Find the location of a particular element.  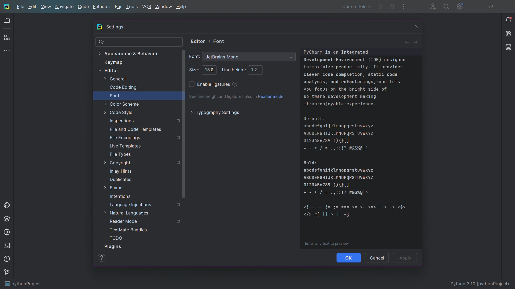

Natural Languages is located at coordinates (127, 213).